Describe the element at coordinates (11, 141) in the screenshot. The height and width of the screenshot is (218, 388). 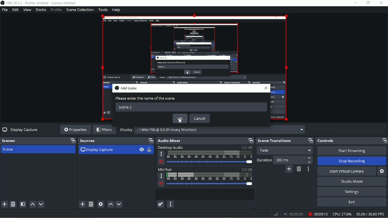
I see `Scenes` at that location.